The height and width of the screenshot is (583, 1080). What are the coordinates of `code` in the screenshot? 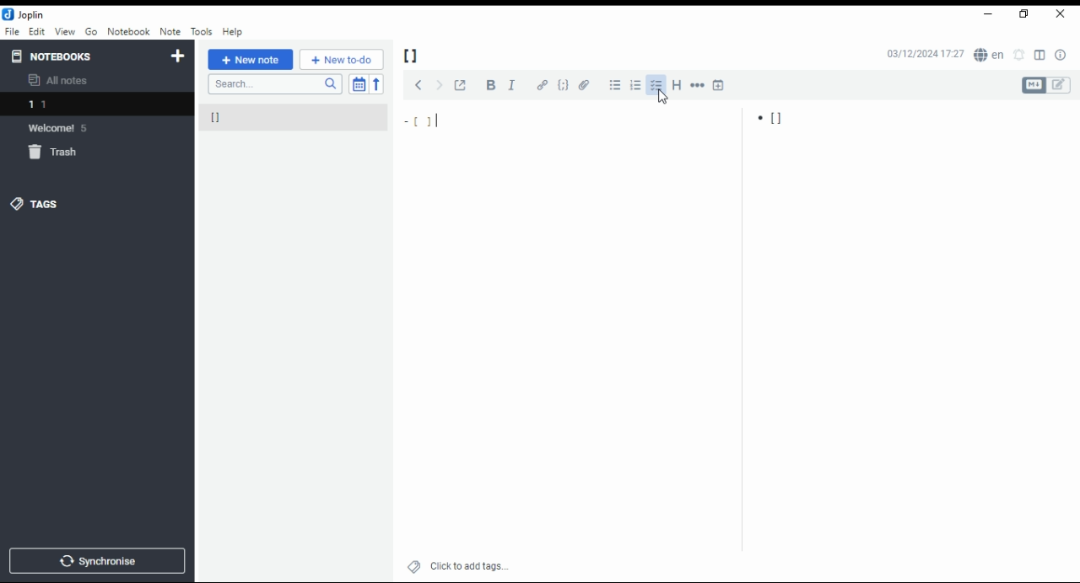 It's located at (564, 86).